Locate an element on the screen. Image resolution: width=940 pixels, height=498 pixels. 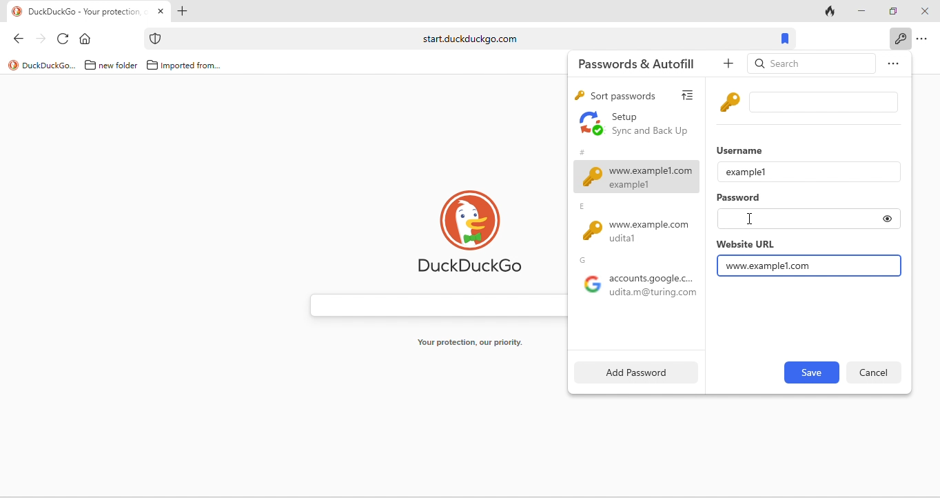
close is located at coordinates (923, 12).